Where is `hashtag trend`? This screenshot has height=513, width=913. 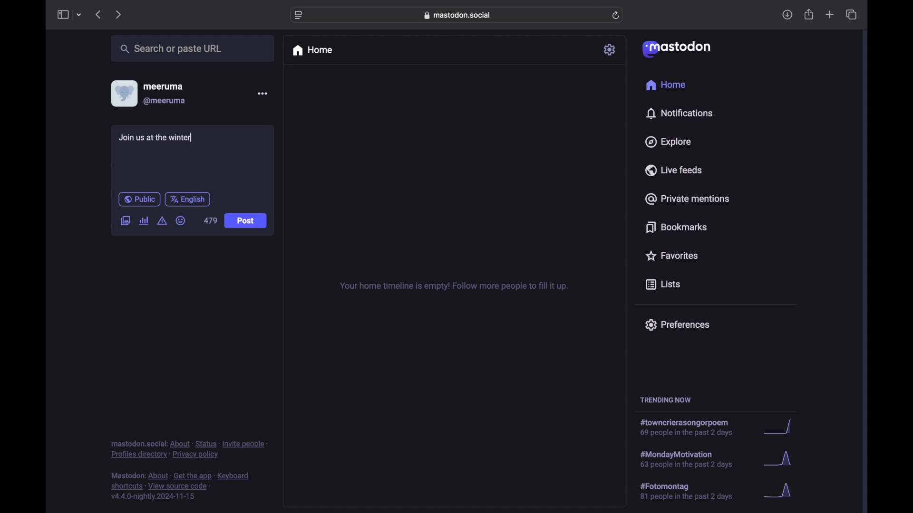 hashtag trend is located at coordinates (691, 428).